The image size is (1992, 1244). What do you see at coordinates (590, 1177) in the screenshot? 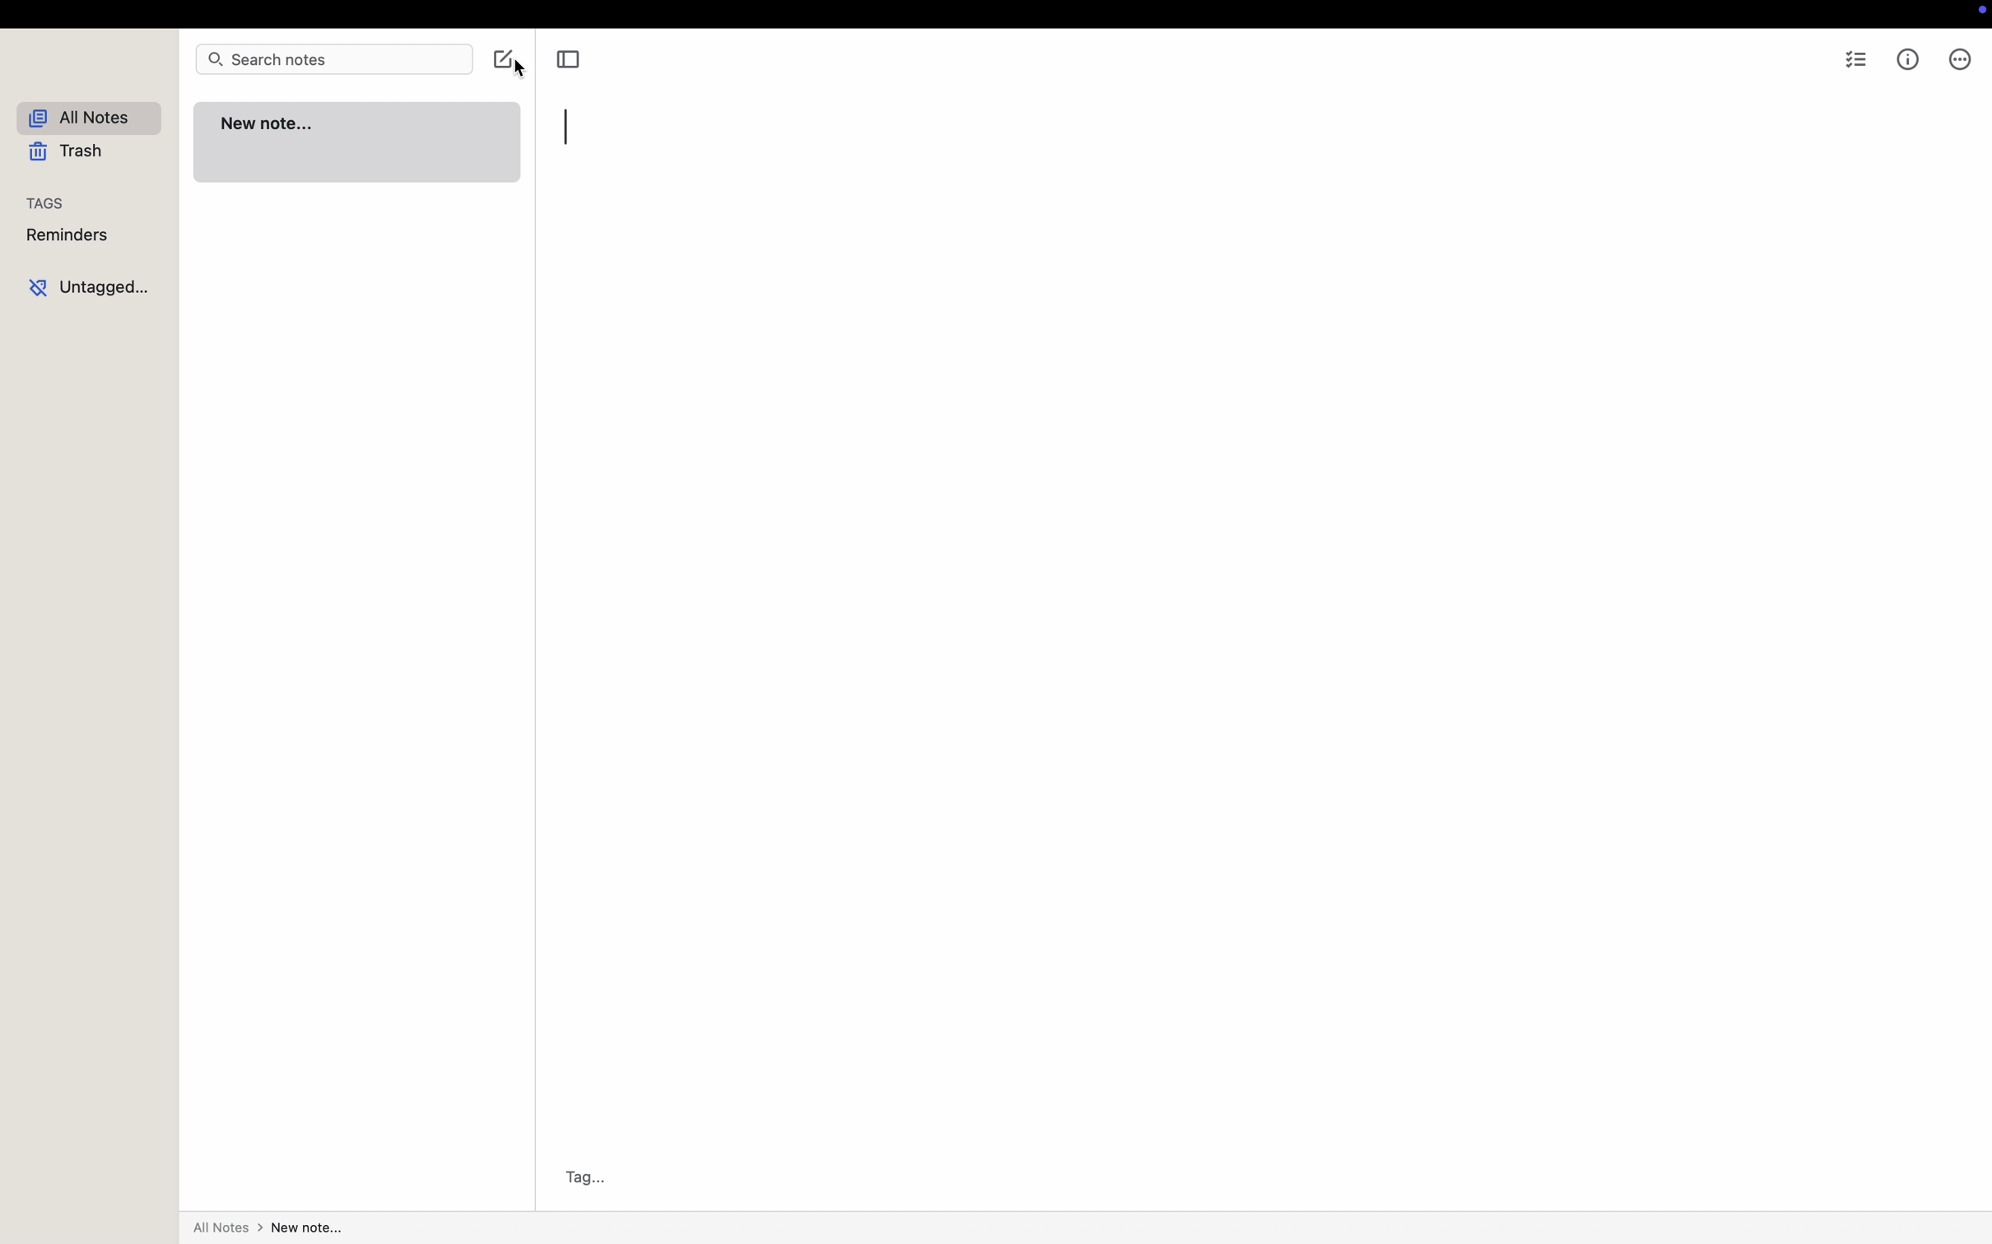
I see `Tag...` at bounding box center [590, 1177].